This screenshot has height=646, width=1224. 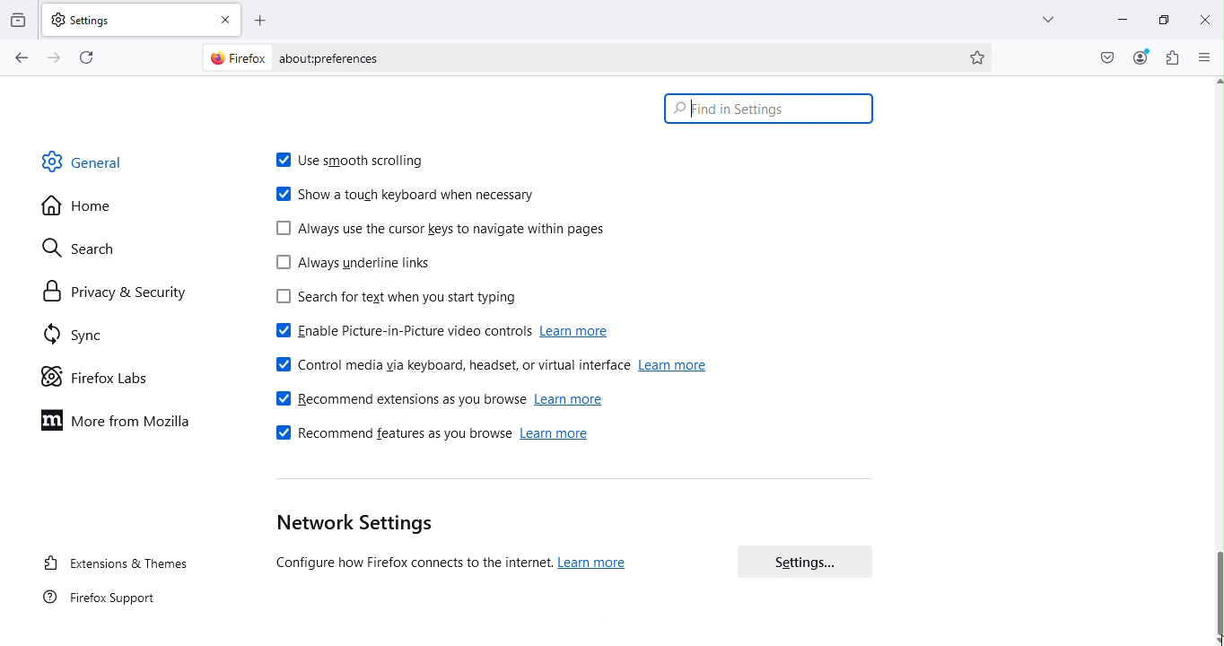 What do you see at coordinates (1216, 642) in the screenshot?
I see `move down` at bounding box center [1216, 642].